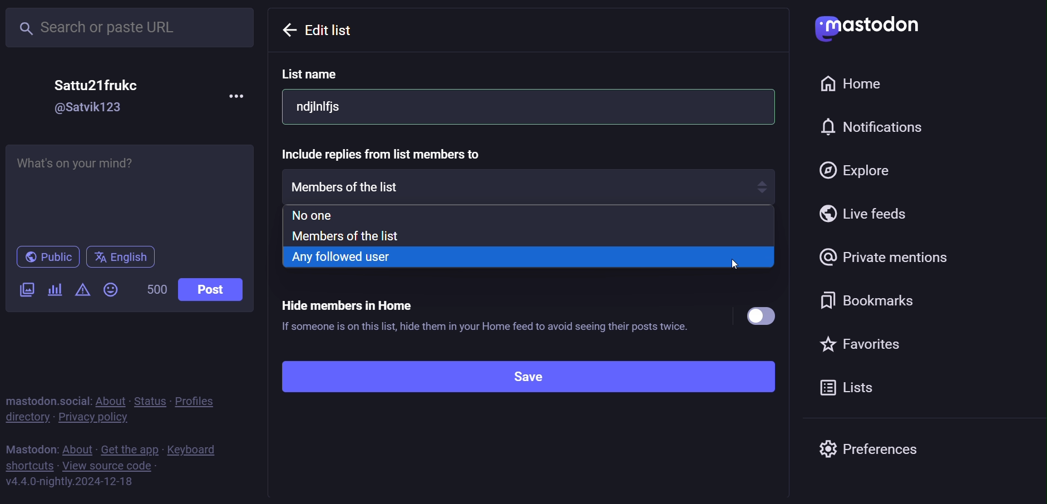 Image resolution: width=1047 pixels, height=504 pixels. What do you see at coordinates (848, 387) in the screenshot?
I see `list` at bounding box center [848, 387].